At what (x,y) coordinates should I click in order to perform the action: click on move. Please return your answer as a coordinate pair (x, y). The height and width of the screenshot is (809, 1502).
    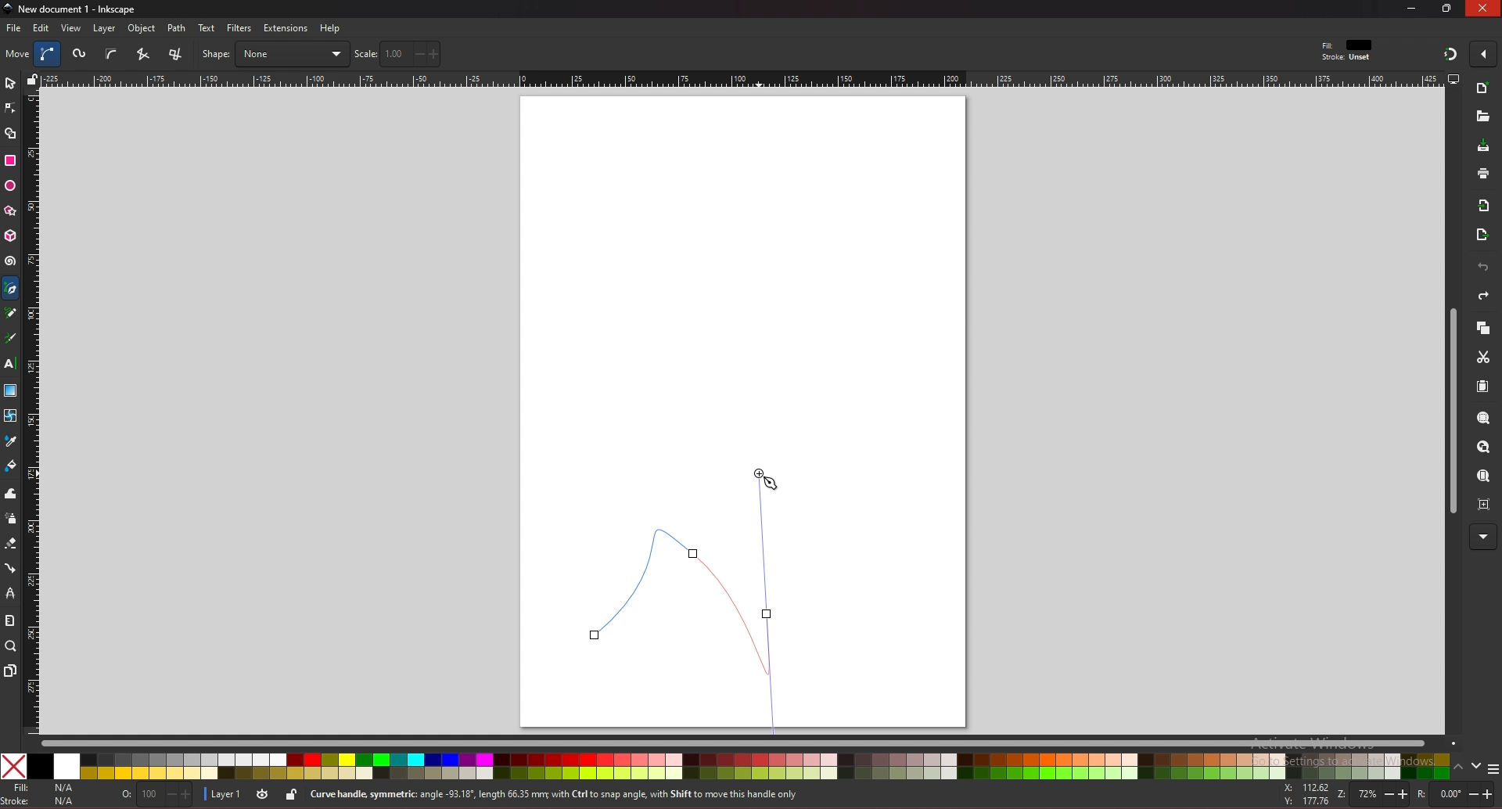
    Looking at the image, I should click on (18, 53).